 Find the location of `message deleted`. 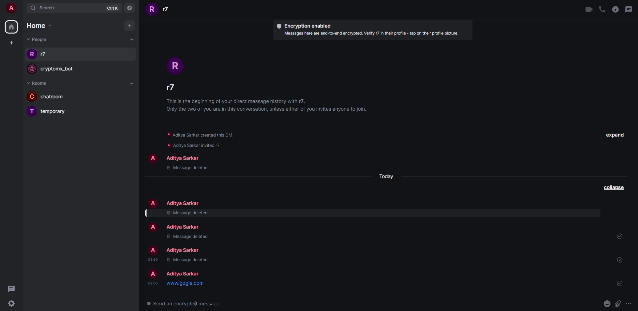

message deleted is located at coordinates (188, 213).